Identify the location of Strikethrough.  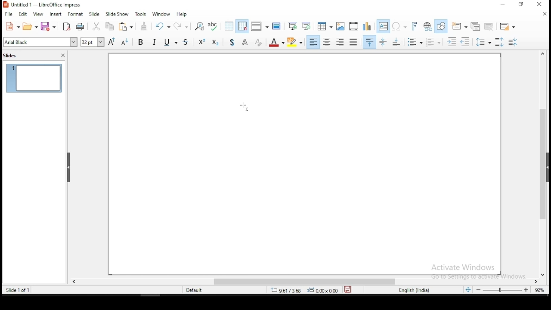
(186, 41).